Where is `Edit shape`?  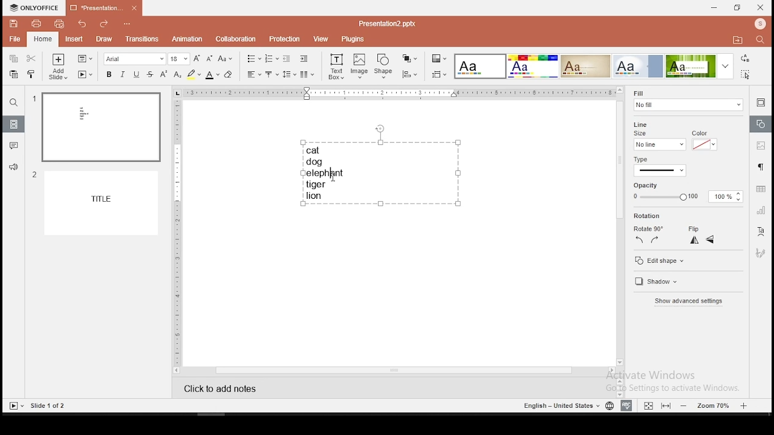
Edit shape is located at coordinates (663, 281).